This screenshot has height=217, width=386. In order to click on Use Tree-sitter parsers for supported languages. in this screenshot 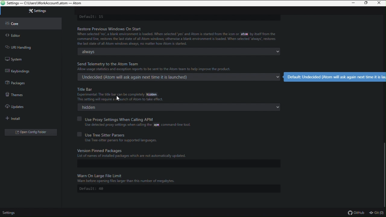, I will do `click(119, 141)`.